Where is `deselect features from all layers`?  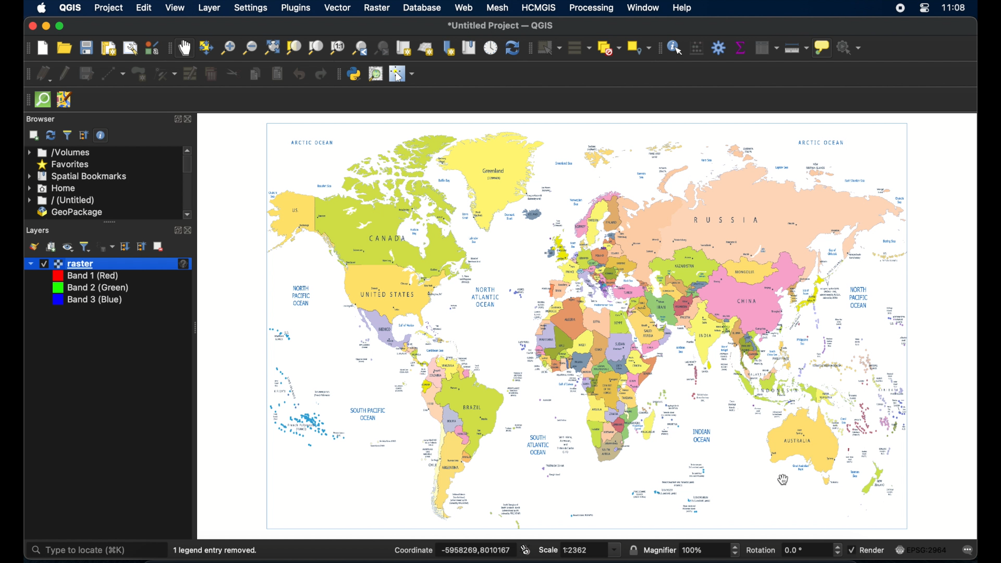 deselect features from all layers is located at coordinates (608, 47).